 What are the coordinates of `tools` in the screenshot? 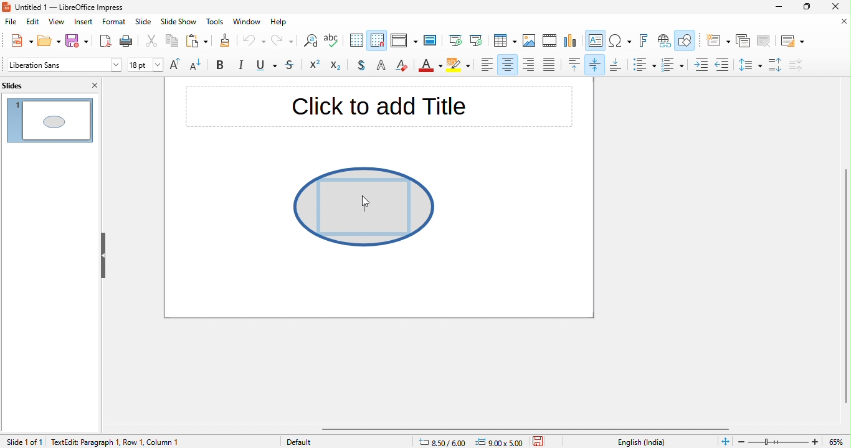 It's located at (214, 22).